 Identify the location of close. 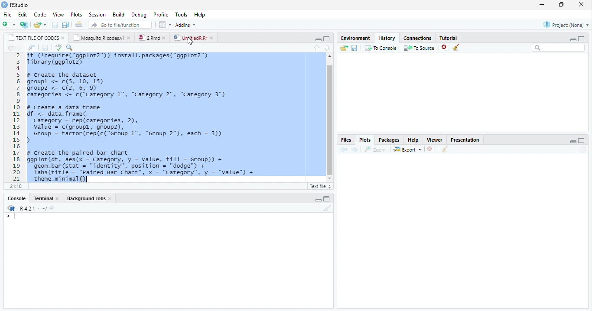
(110, 199).